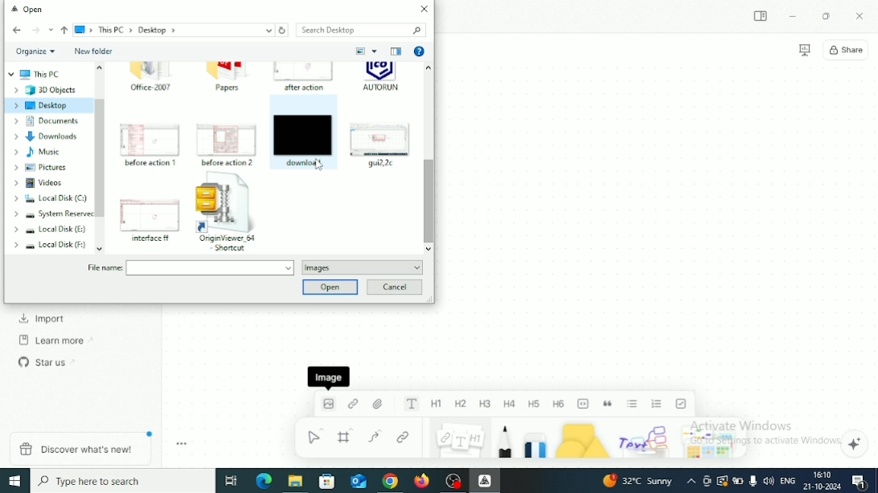 The width and height of the screenshot is (878, 493). What do you see at coordinates (36, 51) in the screenshot?
I see `Organize` at bounding box center [36, 51].